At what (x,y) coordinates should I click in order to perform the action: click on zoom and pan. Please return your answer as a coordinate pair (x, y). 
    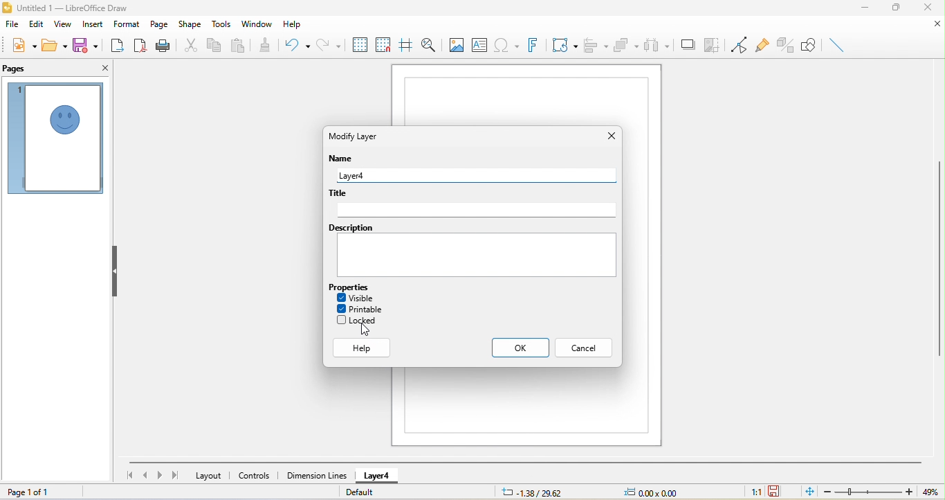
    Looking at the image, I should click on (430, 44).